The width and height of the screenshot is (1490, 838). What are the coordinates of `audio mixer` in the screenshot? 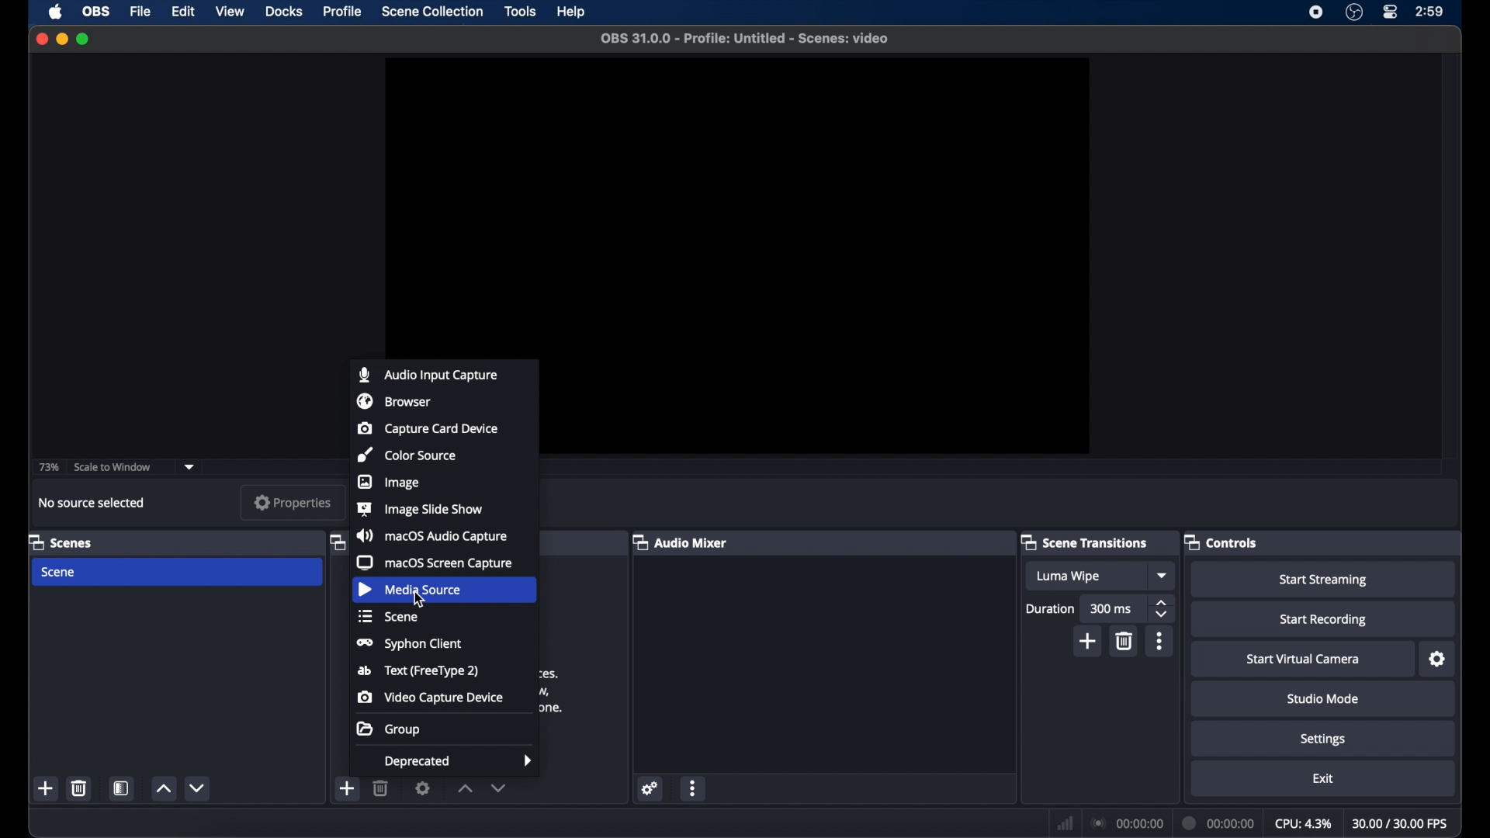 It's located at (681, 542).